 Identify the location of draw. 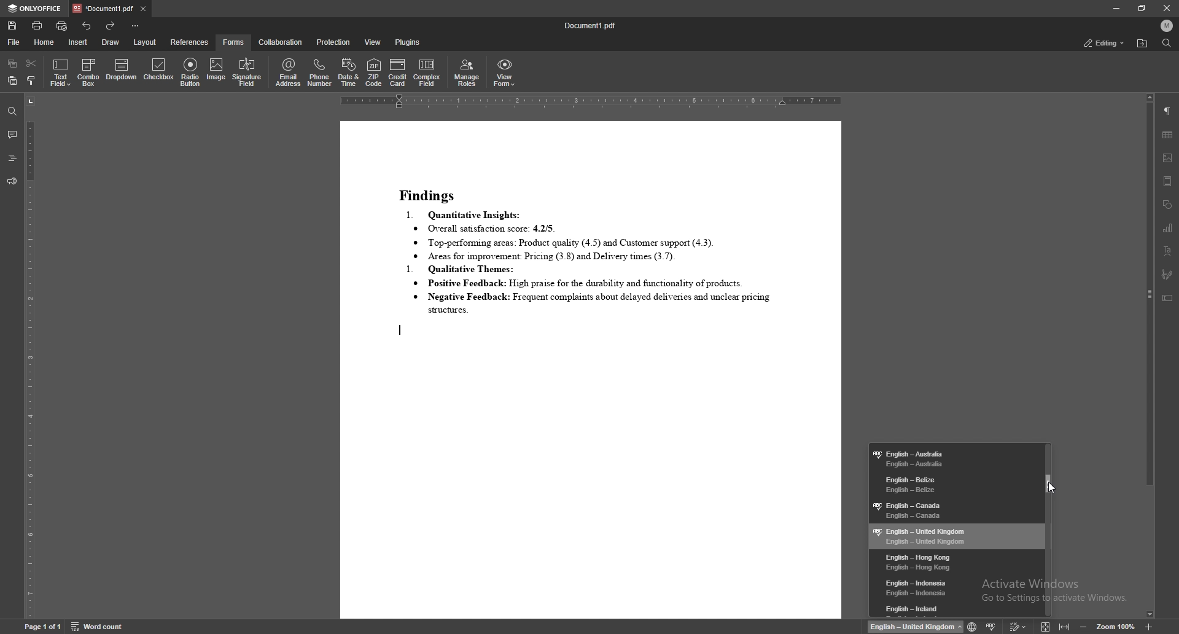
(110, 42).